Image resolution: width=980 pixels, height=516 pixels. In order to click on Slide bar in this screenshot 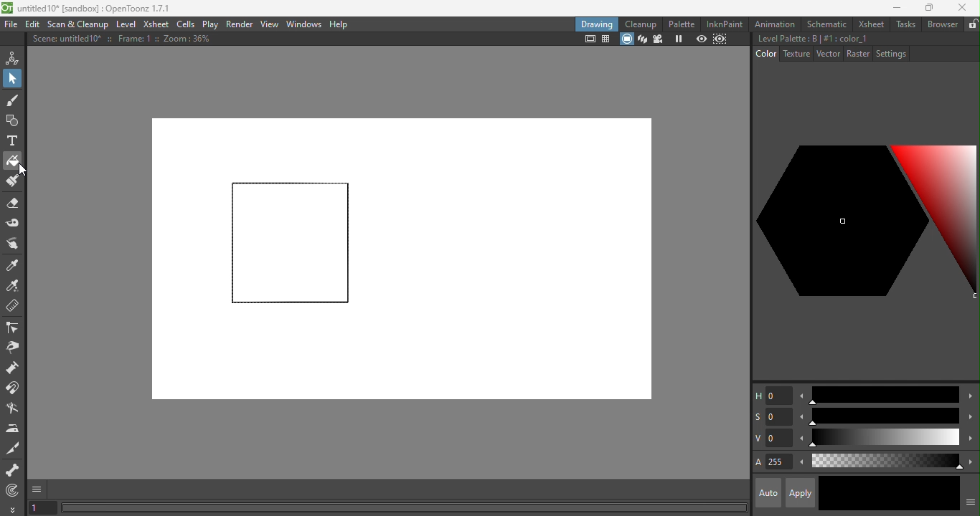, I will do `click(884, 439)`.